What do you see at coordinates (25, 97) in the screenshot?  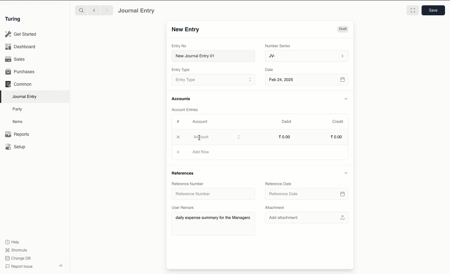 I see `Journal Entry` at bounding box center [25, 97].